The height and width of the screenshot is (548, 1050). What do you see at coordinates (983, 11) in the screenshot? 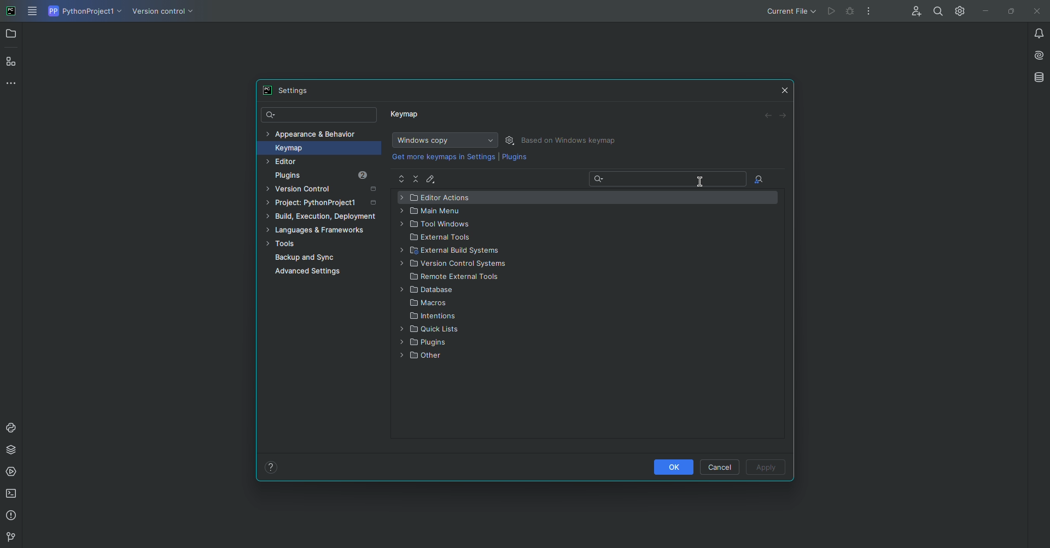
I see `Minimize` at bounding box center [983, 11].